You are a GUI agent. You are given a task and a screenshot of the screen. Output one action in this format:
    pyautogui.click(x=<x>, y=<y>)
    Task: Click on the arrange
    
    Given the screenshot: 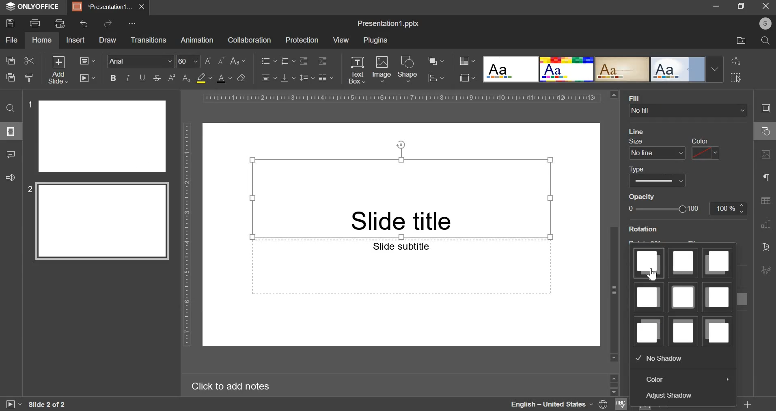 What is the action you would take?
    pyautogui.click(x=436, y=61)
    